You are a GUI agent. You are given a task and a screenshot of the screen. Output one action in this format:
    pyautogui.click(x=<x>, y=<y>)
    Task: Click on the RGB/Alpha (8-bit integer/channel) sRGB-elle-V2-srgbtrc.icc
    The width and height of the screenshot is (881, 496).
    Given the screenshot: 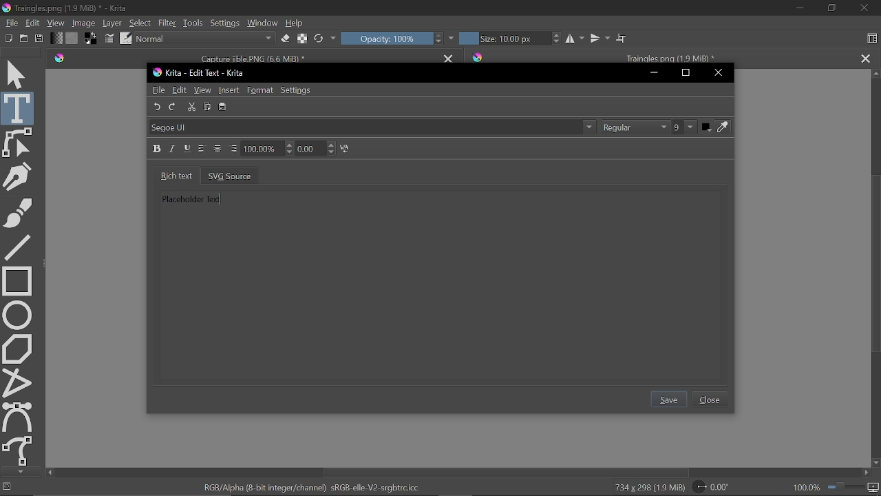 What is the action you would take?
    pyautogui.click(x=311, y=487)
    